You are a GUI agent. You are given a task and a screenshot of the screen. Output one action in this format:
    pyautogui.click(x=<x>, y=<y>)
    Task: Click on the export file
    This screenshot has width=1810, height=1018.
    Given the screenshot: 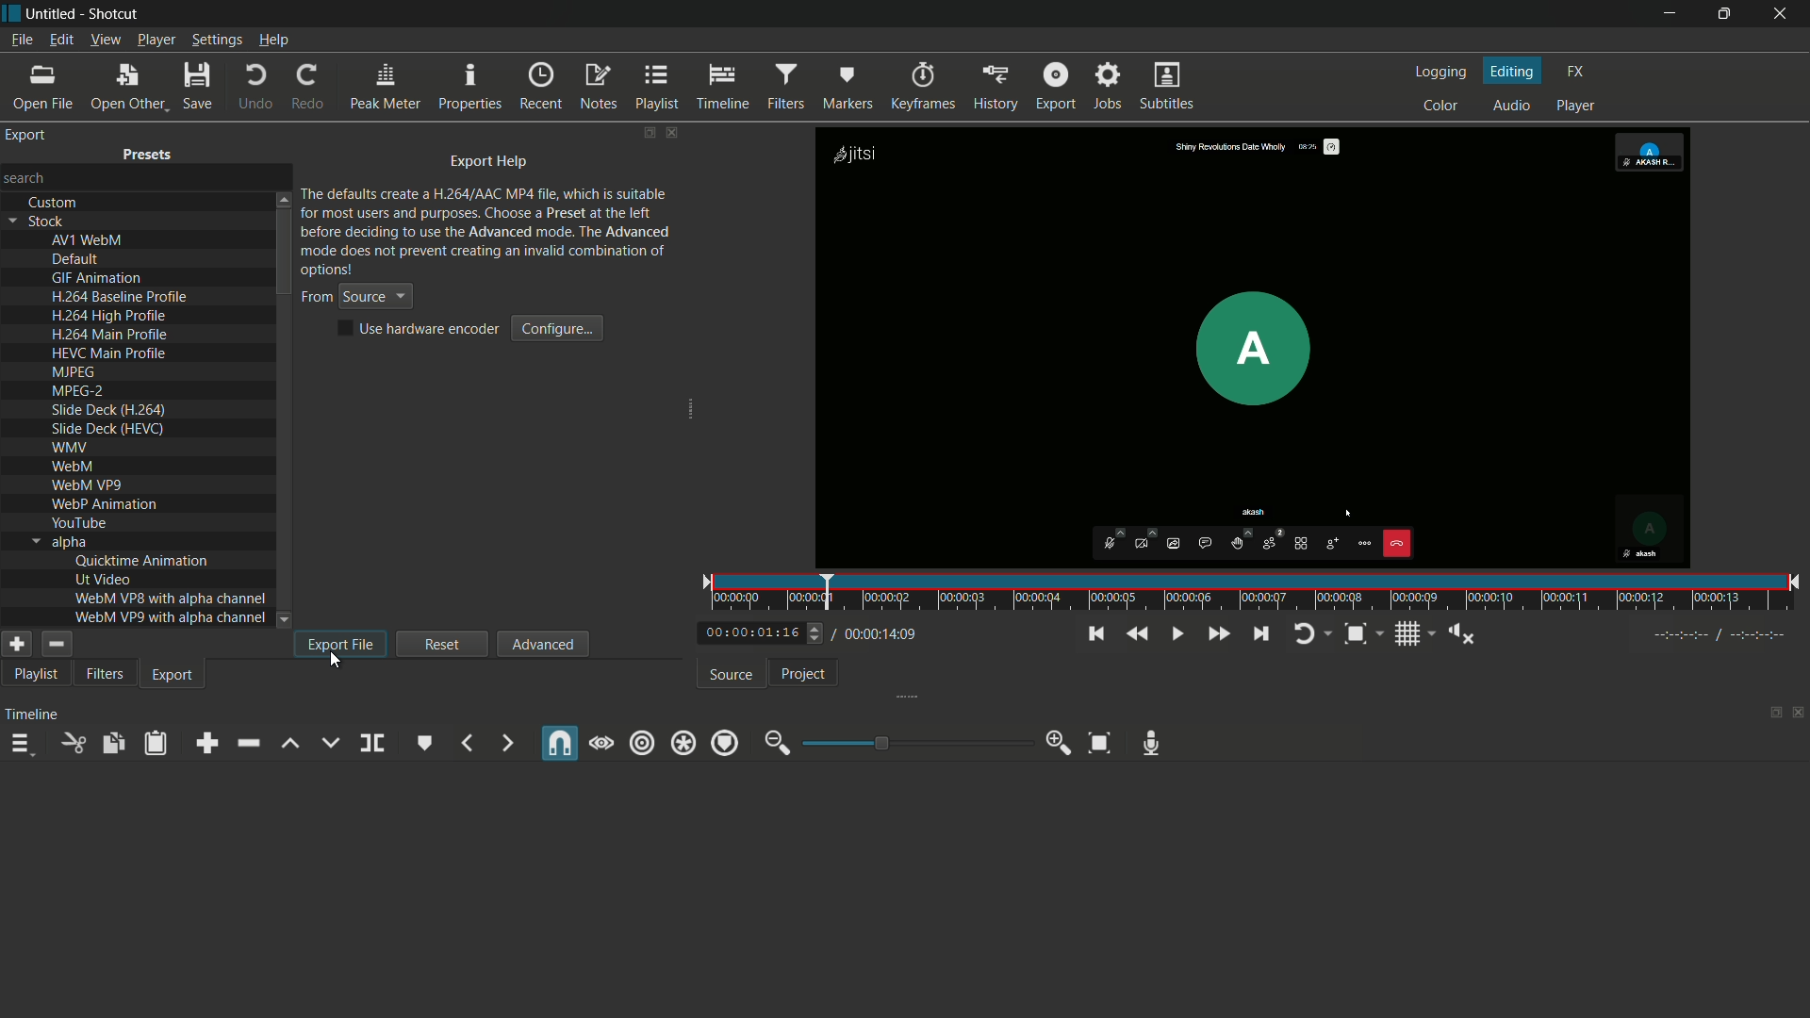 What is the action you would take?
    pyautogui.click(x=340, y=643)
    